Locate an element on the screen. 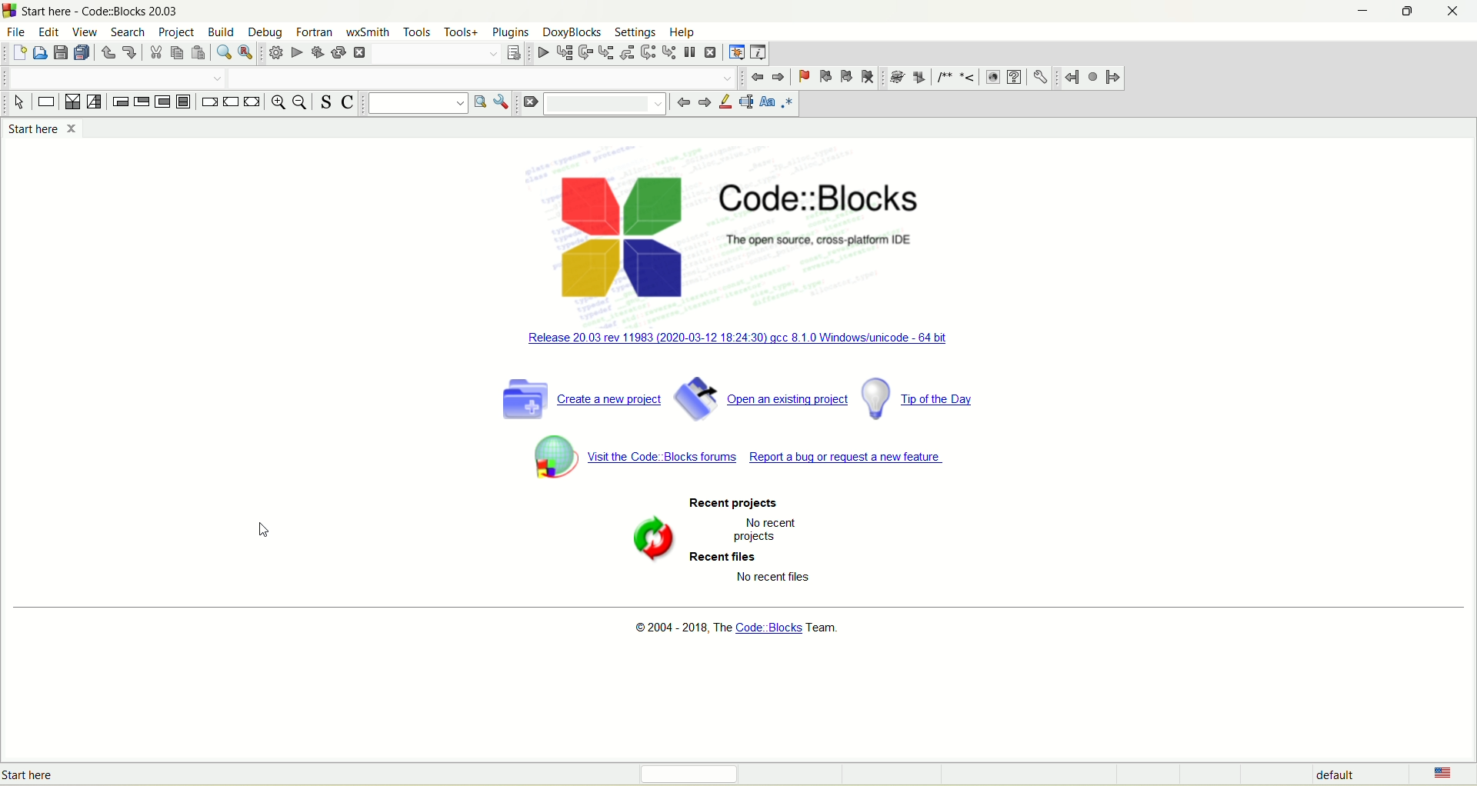 The image size is (1477, 786). logo is located at coordinates (615, 239).